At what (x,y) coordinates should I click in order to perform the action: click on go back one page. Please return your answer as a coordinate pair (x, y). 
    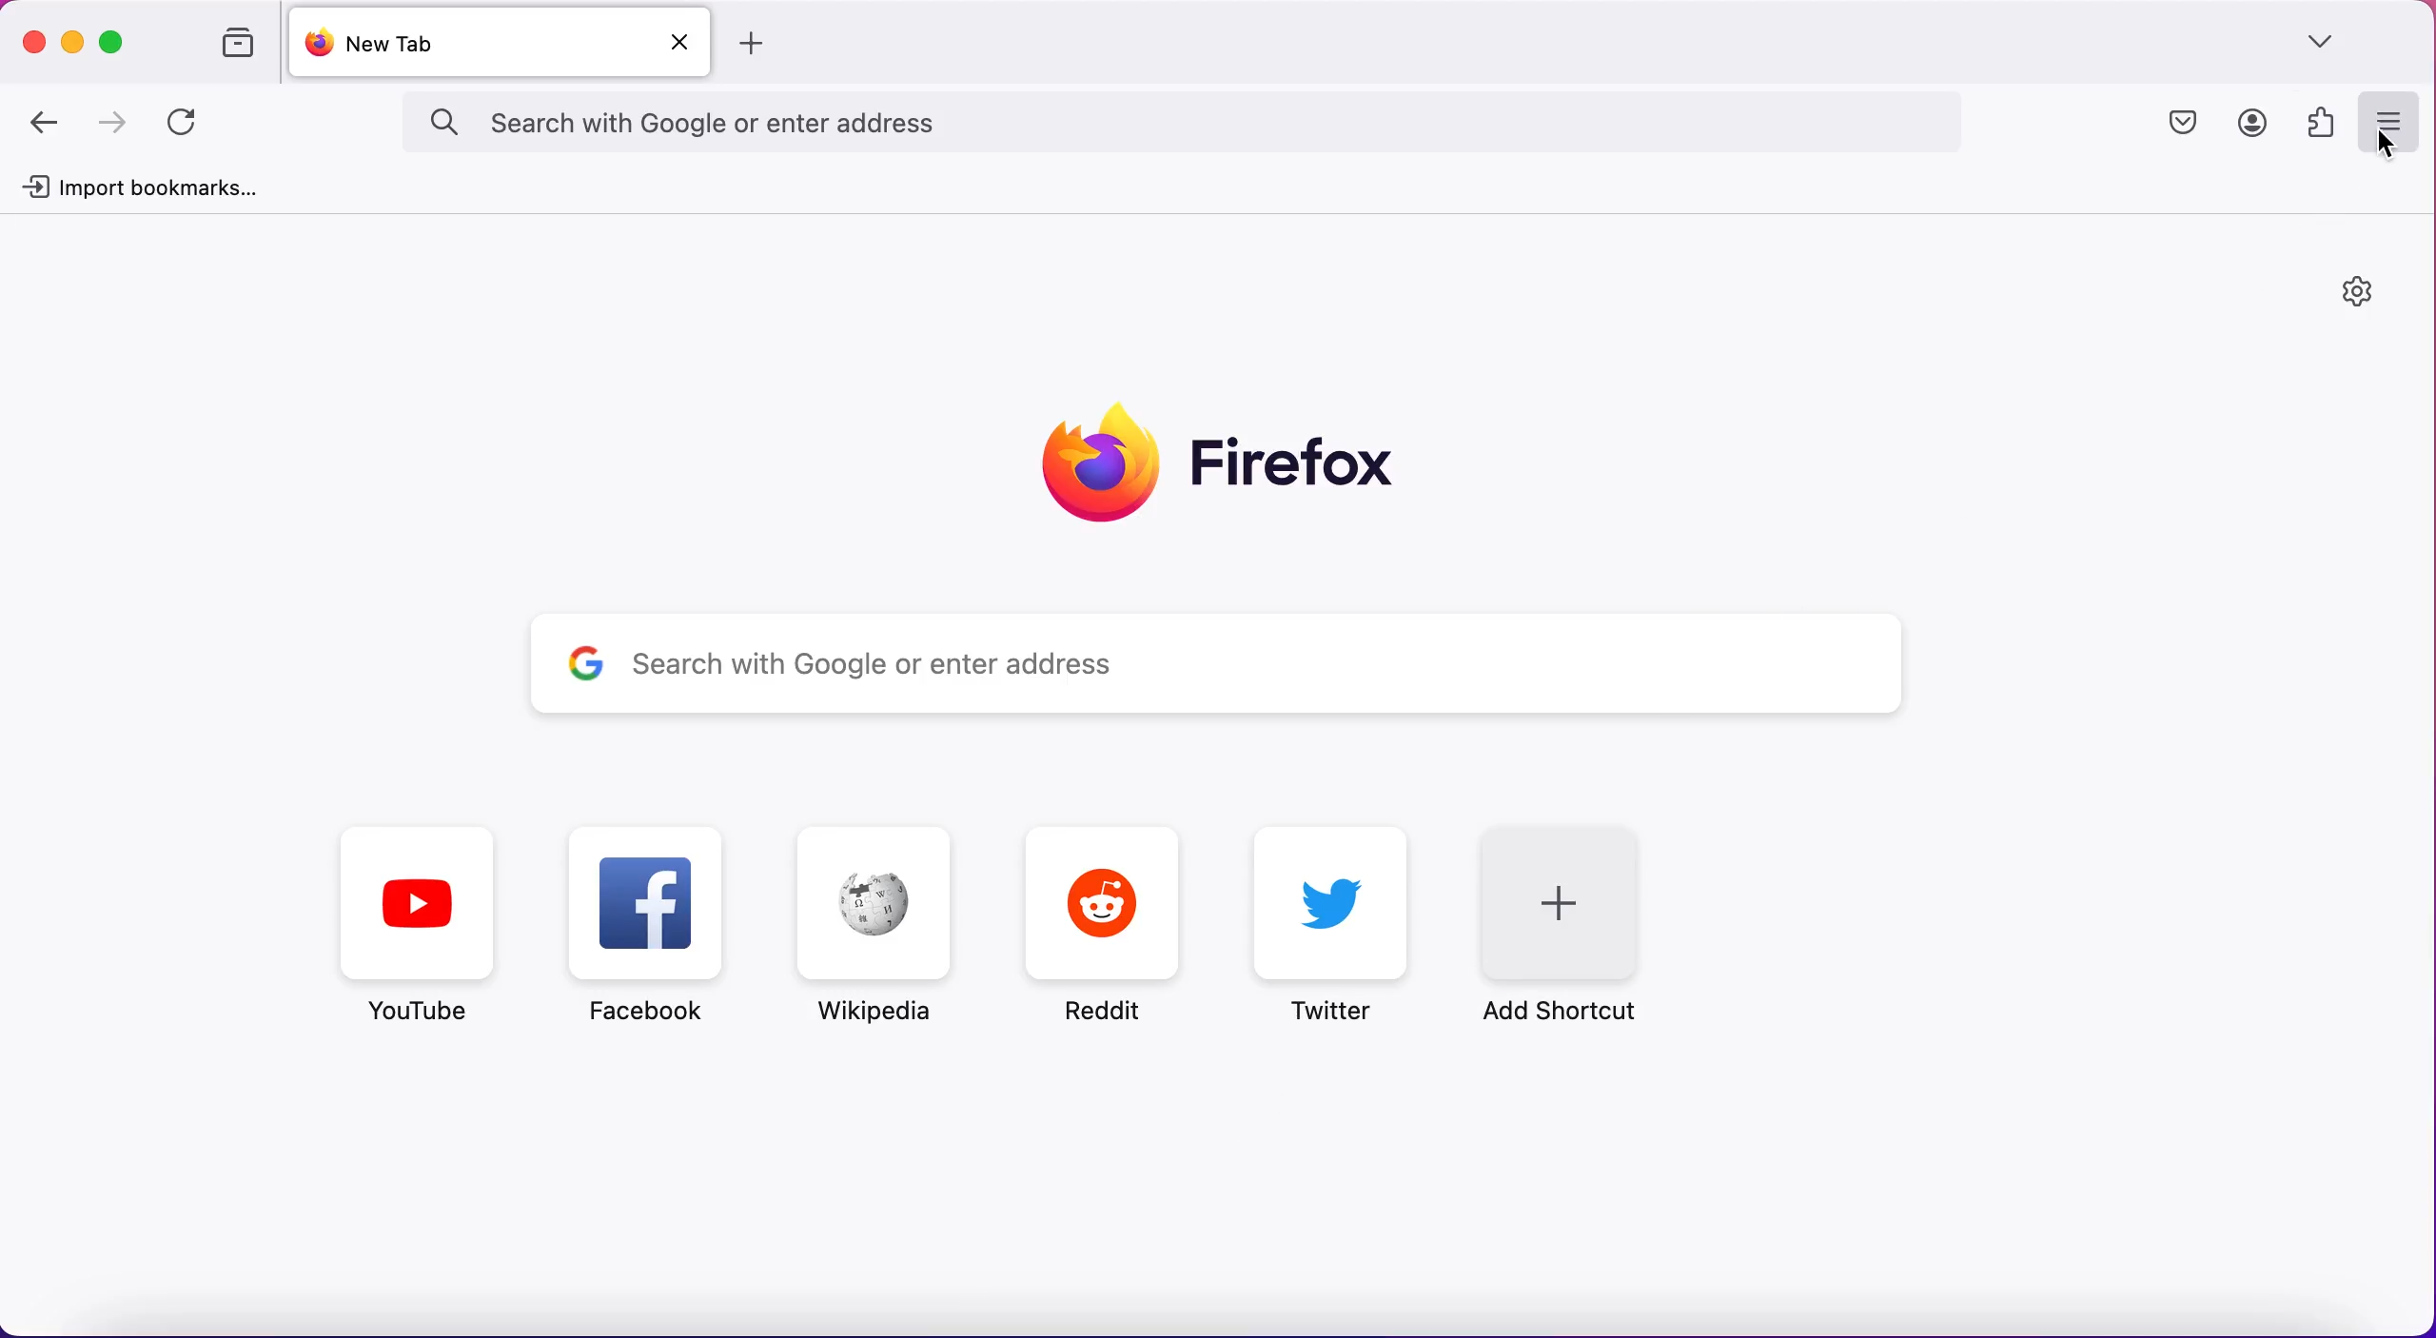
    Looking at the image, I should click on (49, 122).